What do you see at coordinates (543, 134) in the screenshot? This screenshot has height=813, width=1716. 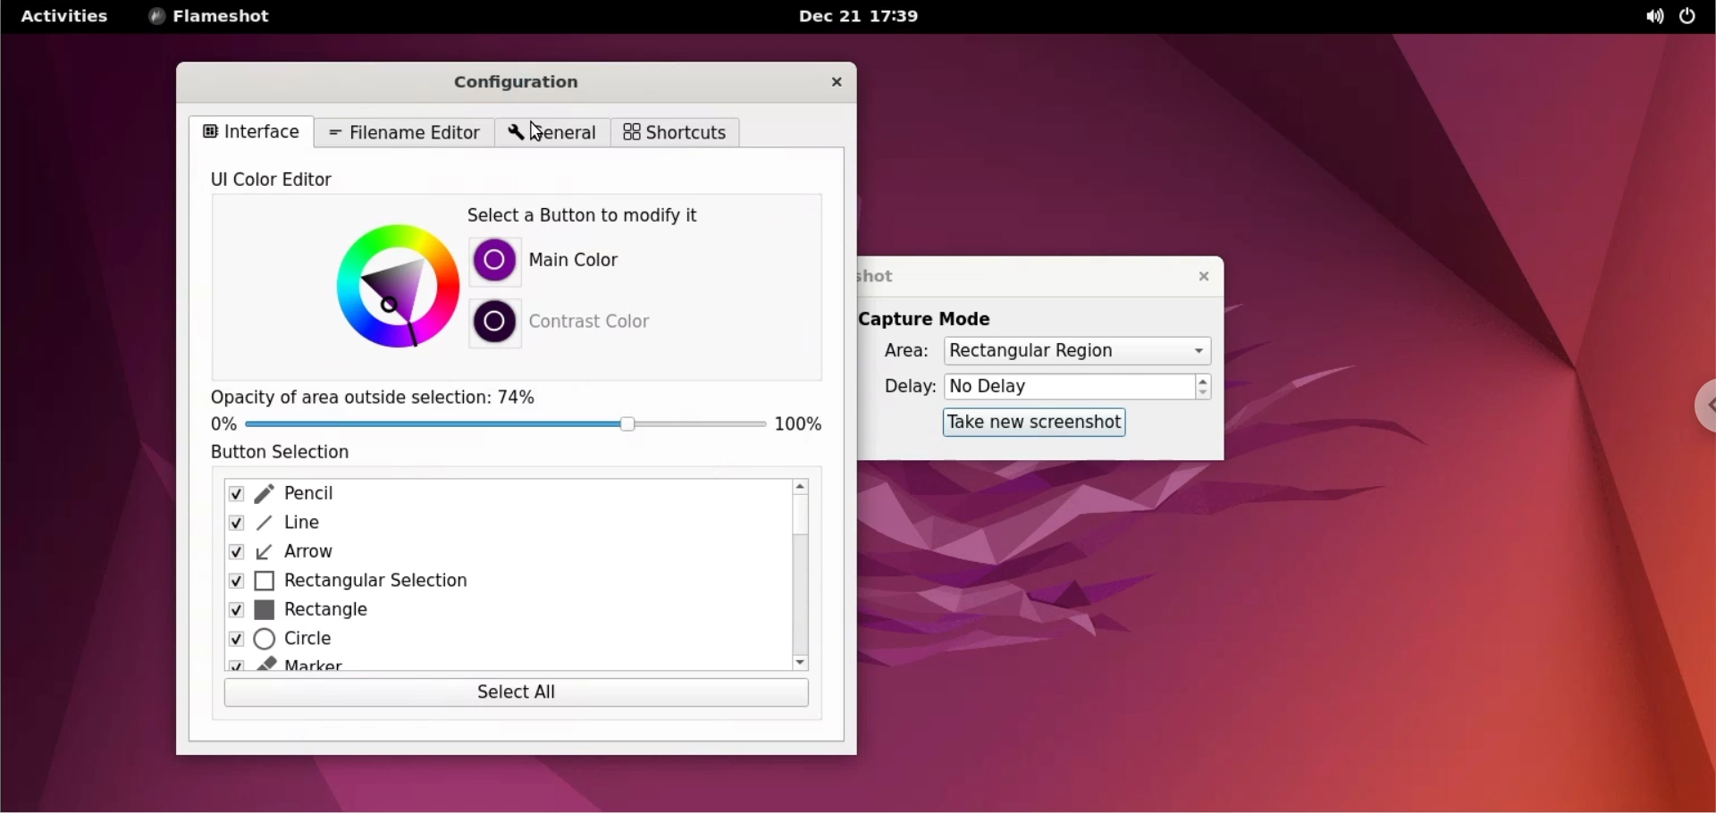 I see `cursor` at bounding box center [543, 134].